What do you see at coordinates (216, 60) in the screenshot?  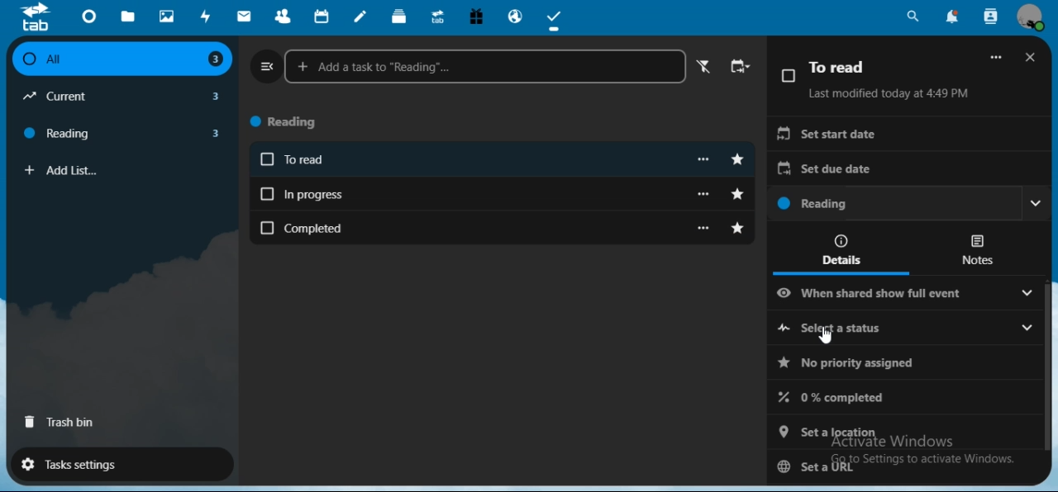 I see `3` at bounding box center [216, 60].